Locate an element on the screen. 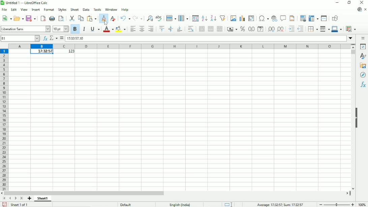 This screenshot has width=368, height=207. Save is located at coordinates (31, 18).